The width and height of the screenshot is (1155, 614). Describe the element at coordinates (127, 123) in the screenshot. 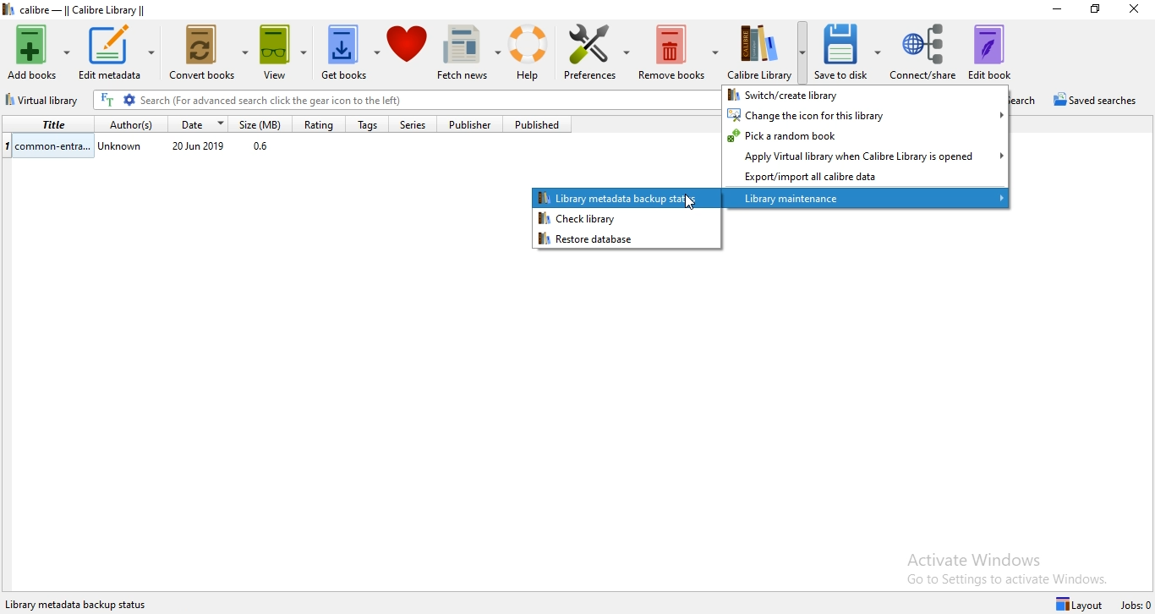

I see `Author(s)` at that location.